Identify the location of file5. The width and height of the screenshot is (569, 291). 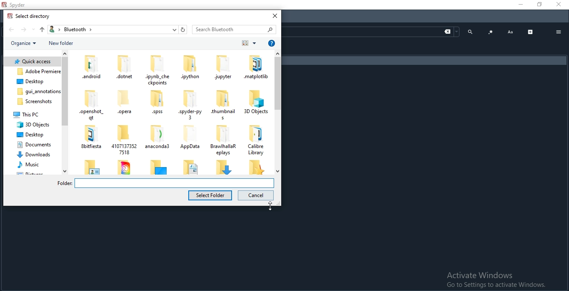
(32, 102).